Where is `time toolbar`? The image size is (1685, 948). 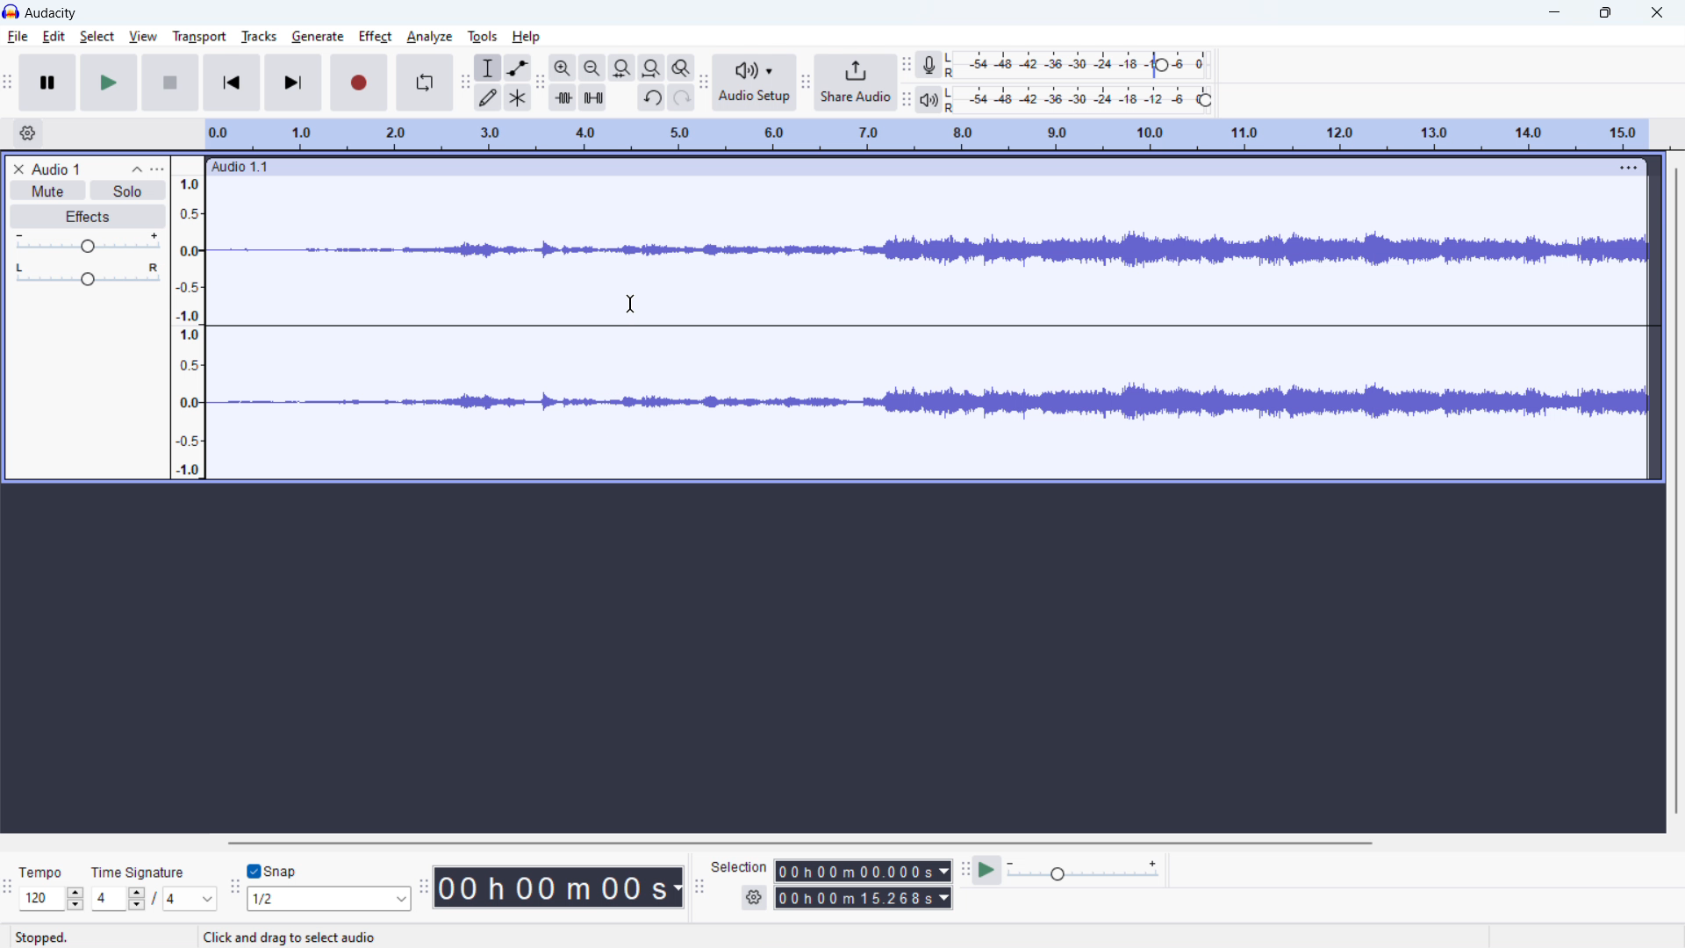 time toolbar is located at coordinates (424, 884).